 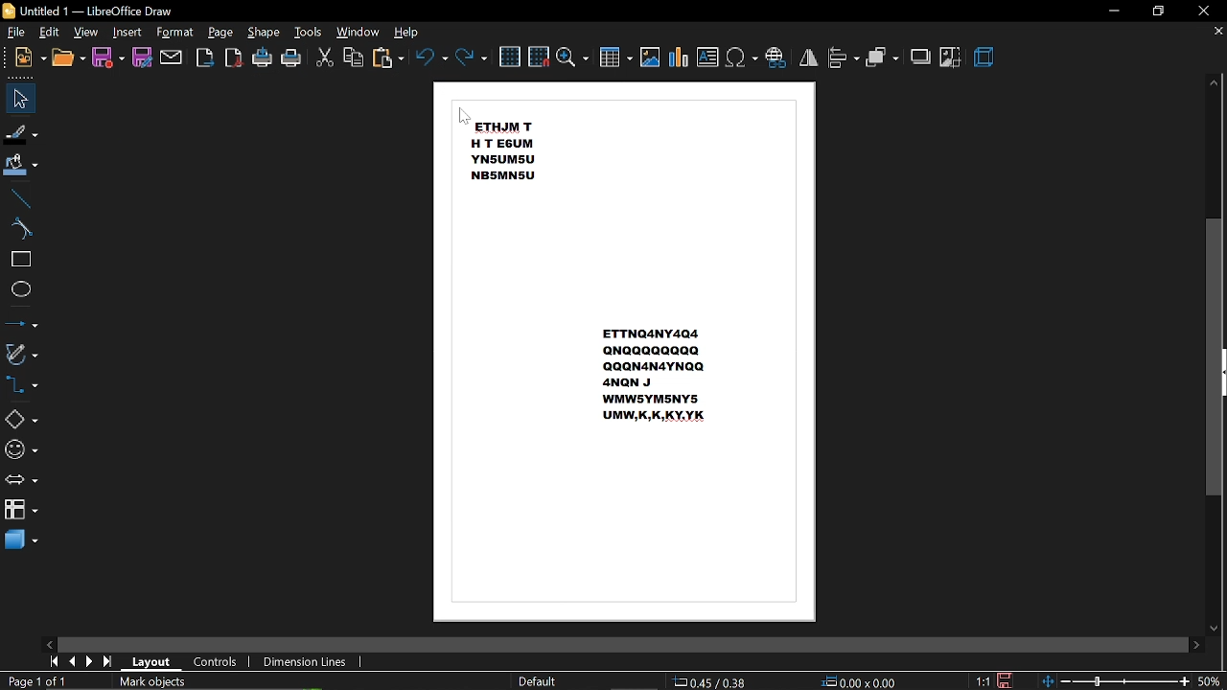 I want to click on 3d effect, so click(x=986, y=58).